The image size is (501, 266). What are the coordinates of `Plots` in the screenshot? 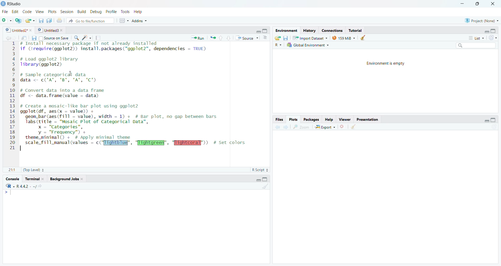 It's located at (51, 11).